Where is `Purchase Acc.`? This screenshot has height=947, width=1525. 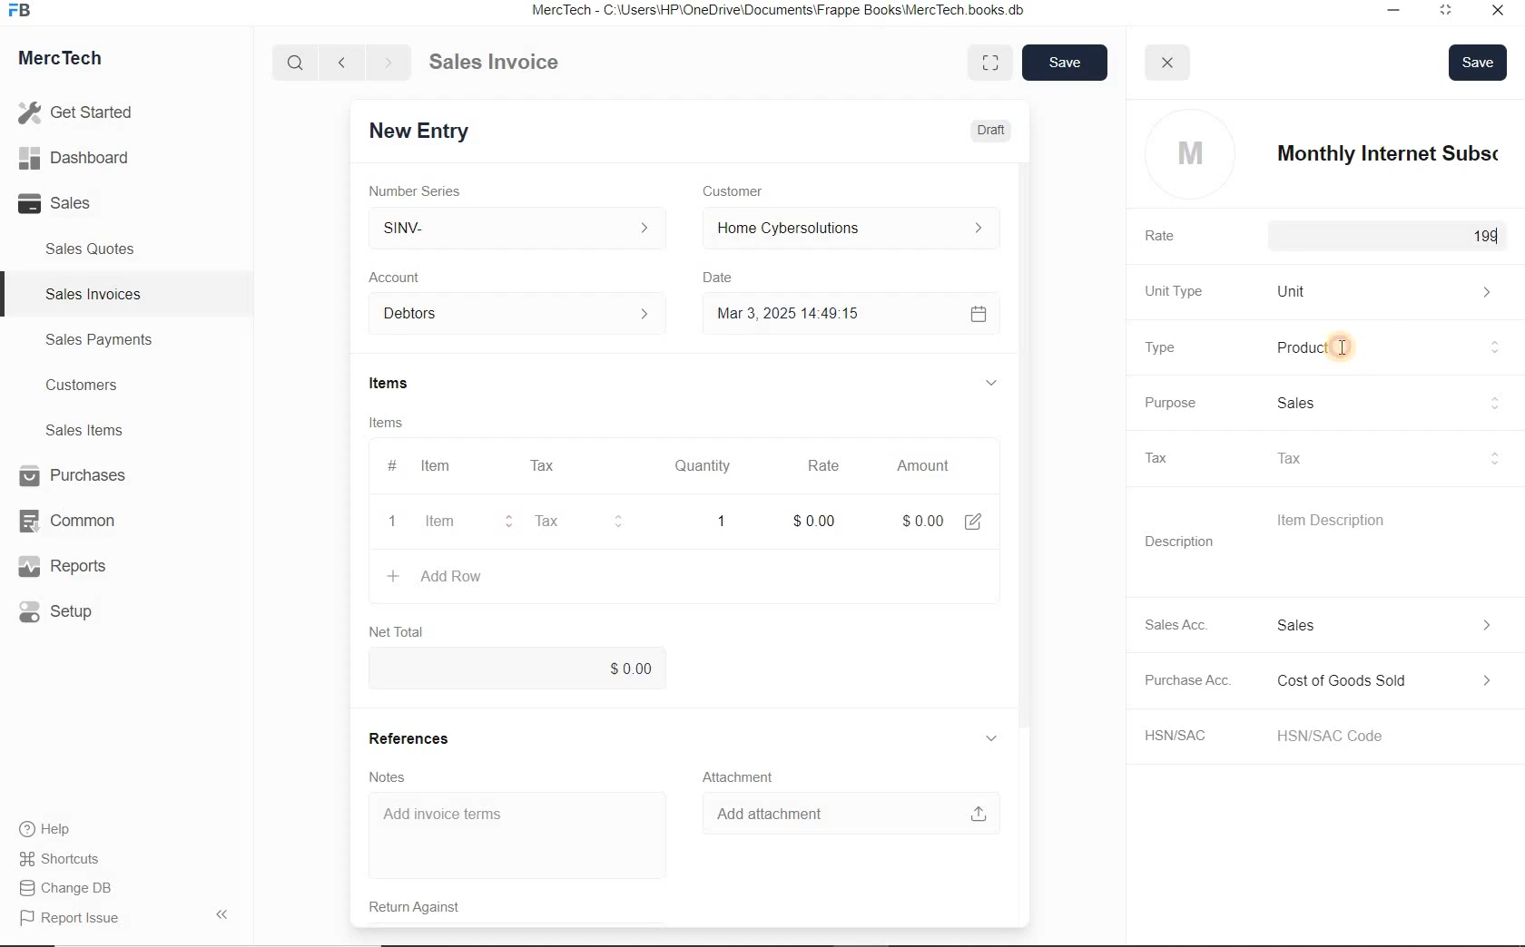 Purchase Acc. is located at coordinates (1190, 682).